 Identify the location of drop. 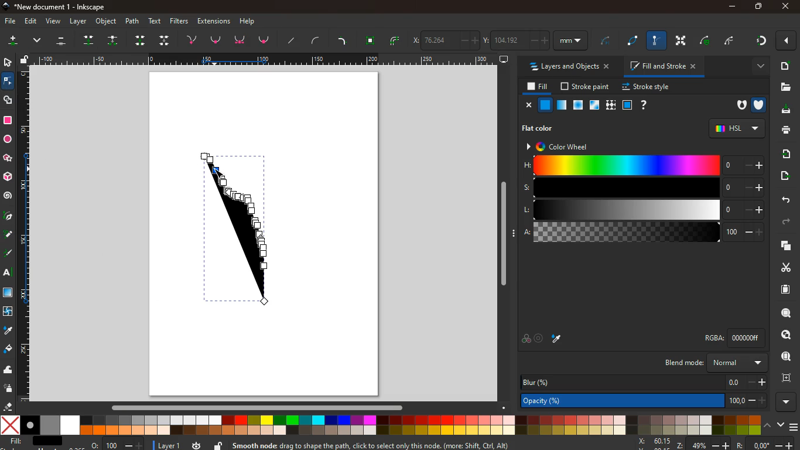
(7, 330).